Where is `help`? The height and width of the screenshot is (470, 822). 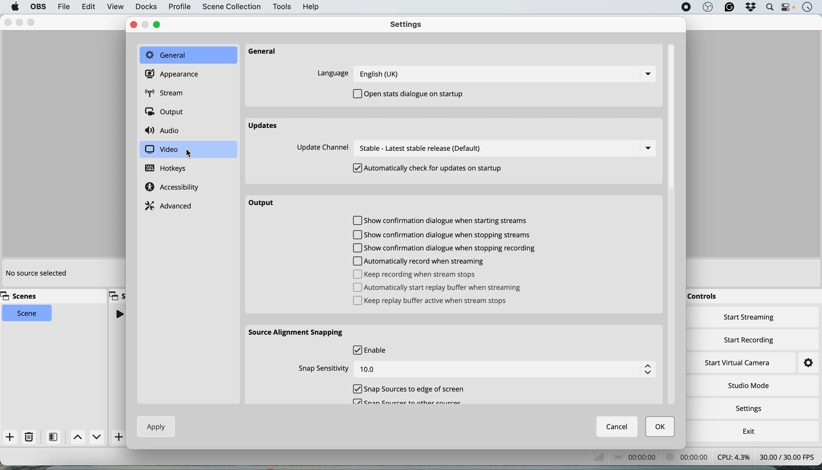 help is located at coordinates (312, 6).